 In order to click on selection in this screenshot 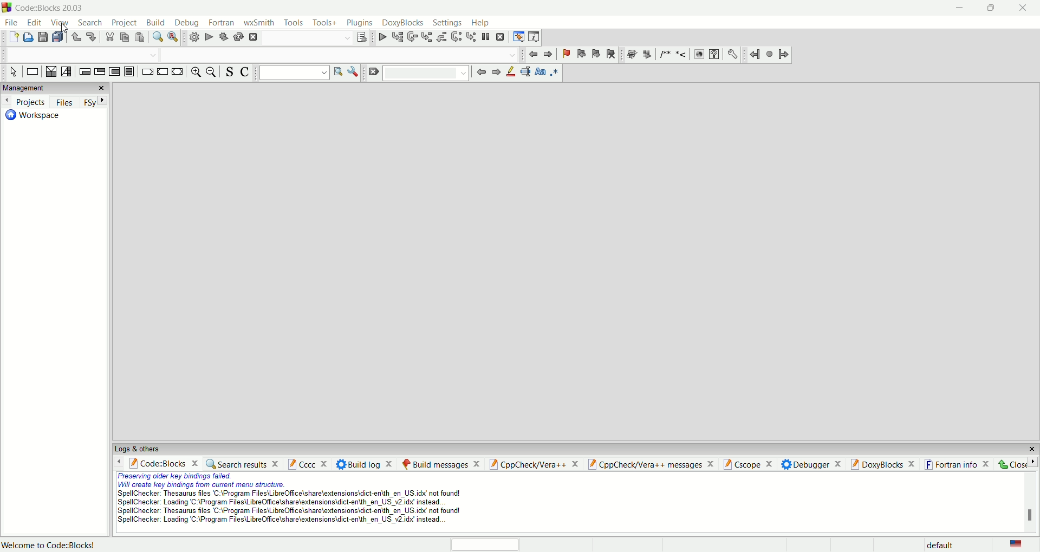, I will do `click(67, 73)`.